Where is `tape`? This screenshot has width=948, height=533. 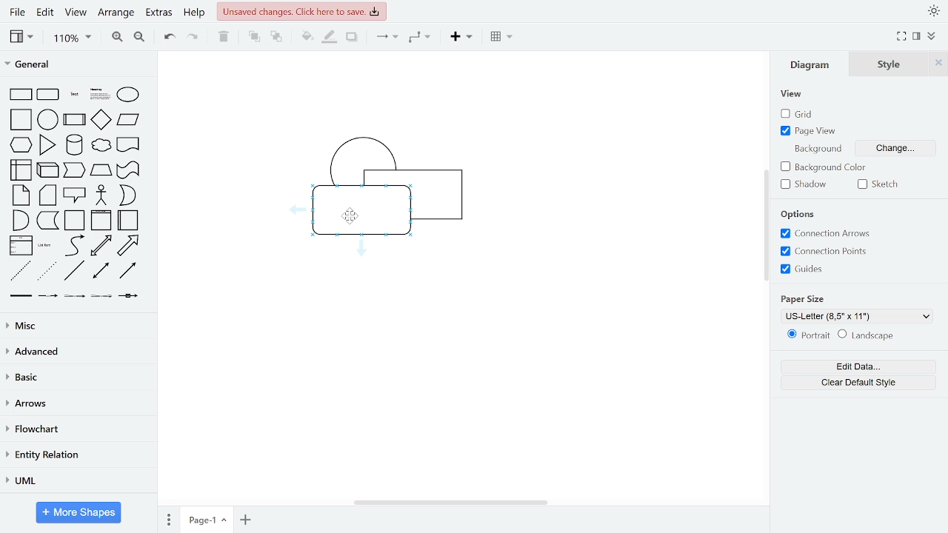
tape is located at coordinates (128, 171).